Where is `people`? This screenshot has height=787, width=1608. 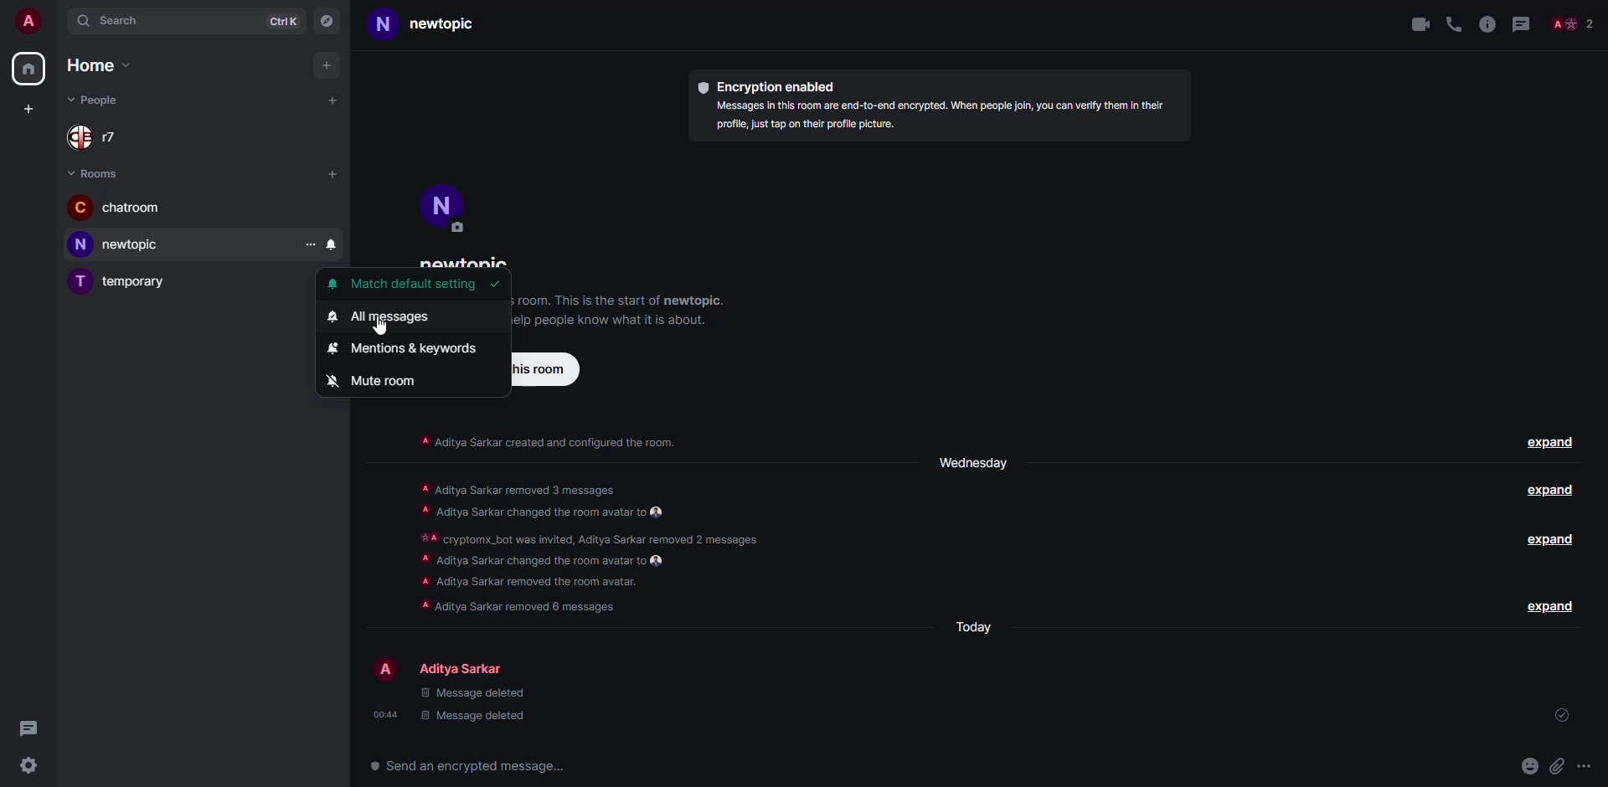 people is located at coordinates (97, 99).